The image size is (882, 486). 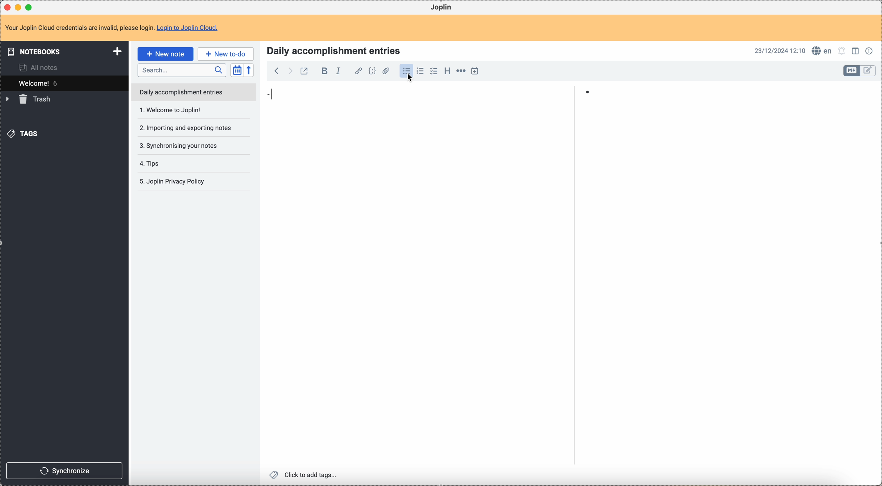 What do you see at coordinates (372, 71) in the screenshot?
I see `code` at bounding box center [372, 71].